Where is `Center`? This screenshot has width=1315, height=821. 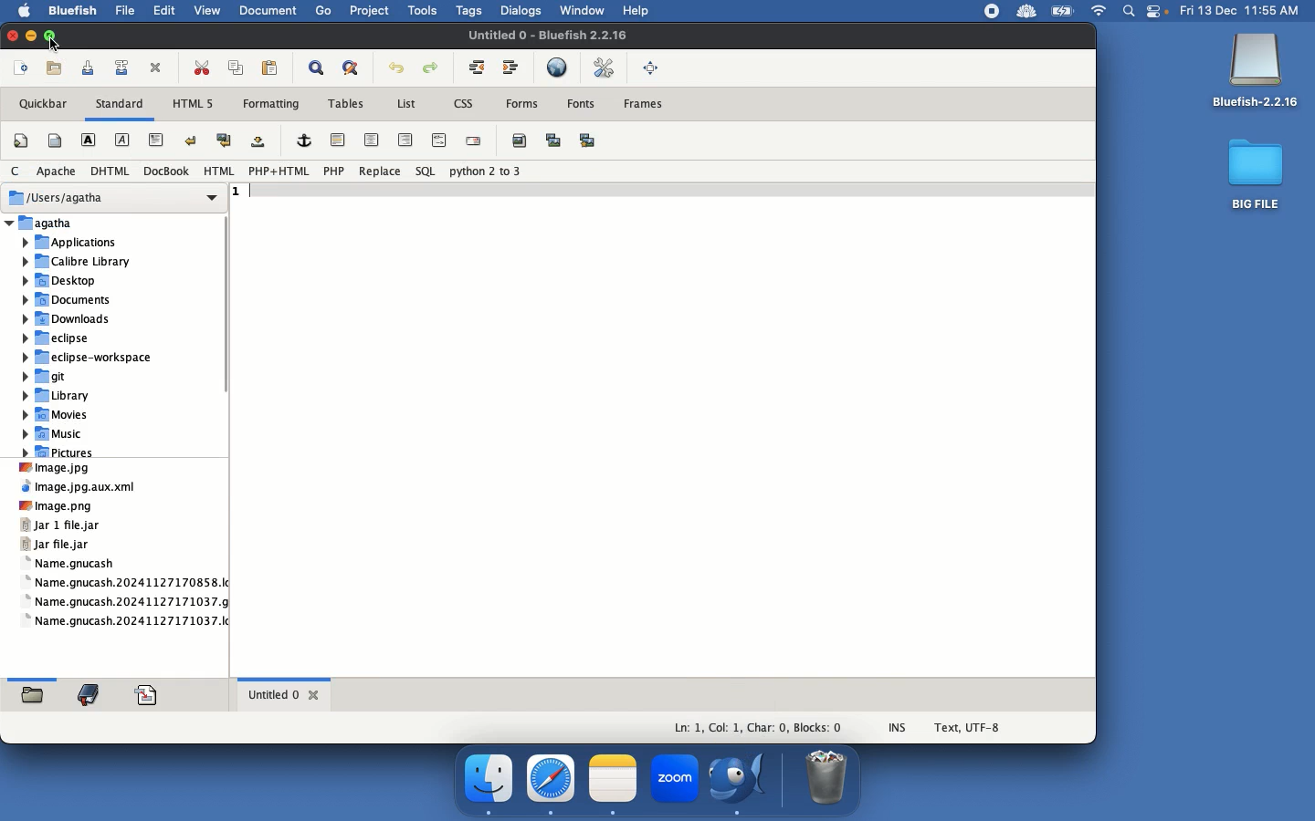 Center is located at coordinates (373, 142).